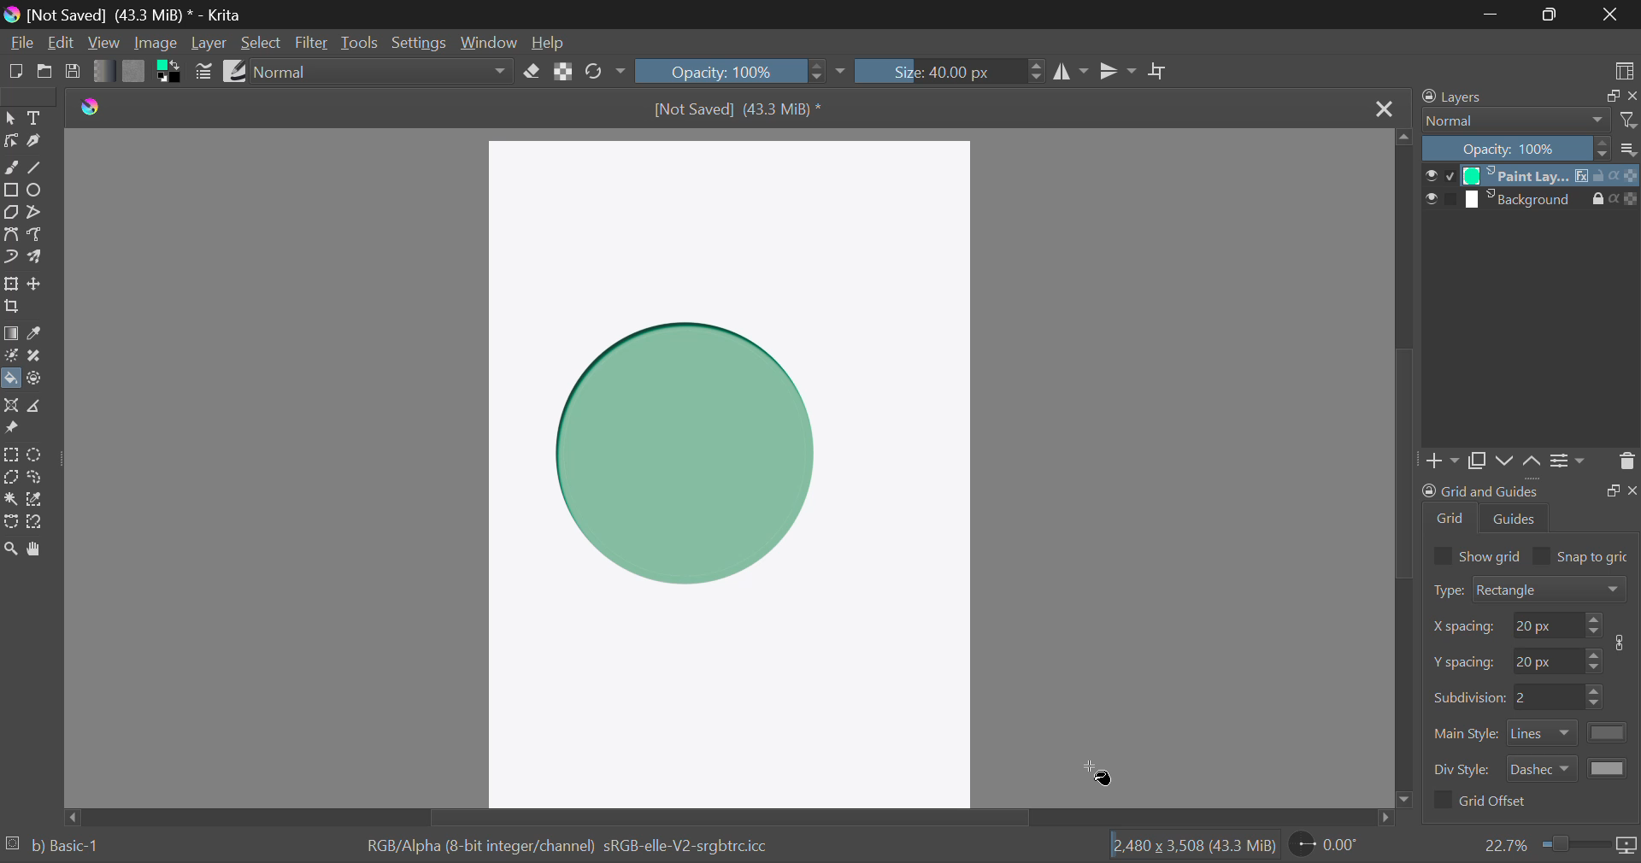 This screenshot has width=1641, height=863. What do you see at coordinates (1553, 15) in the screenshot?
I see `Minimize` at bounding box center [1553, 15].